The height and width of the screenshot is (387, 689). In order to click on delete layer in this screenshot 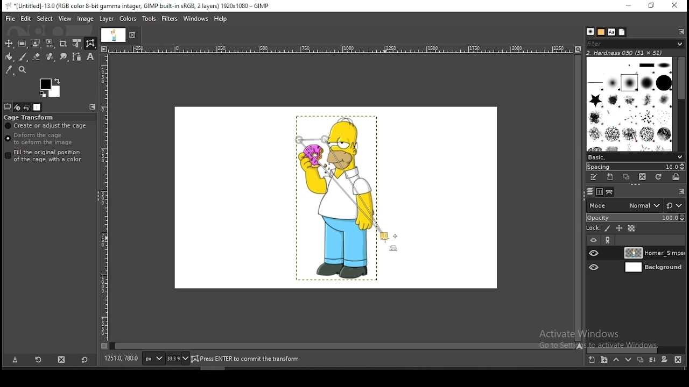, I will do `click(677, 360)`.